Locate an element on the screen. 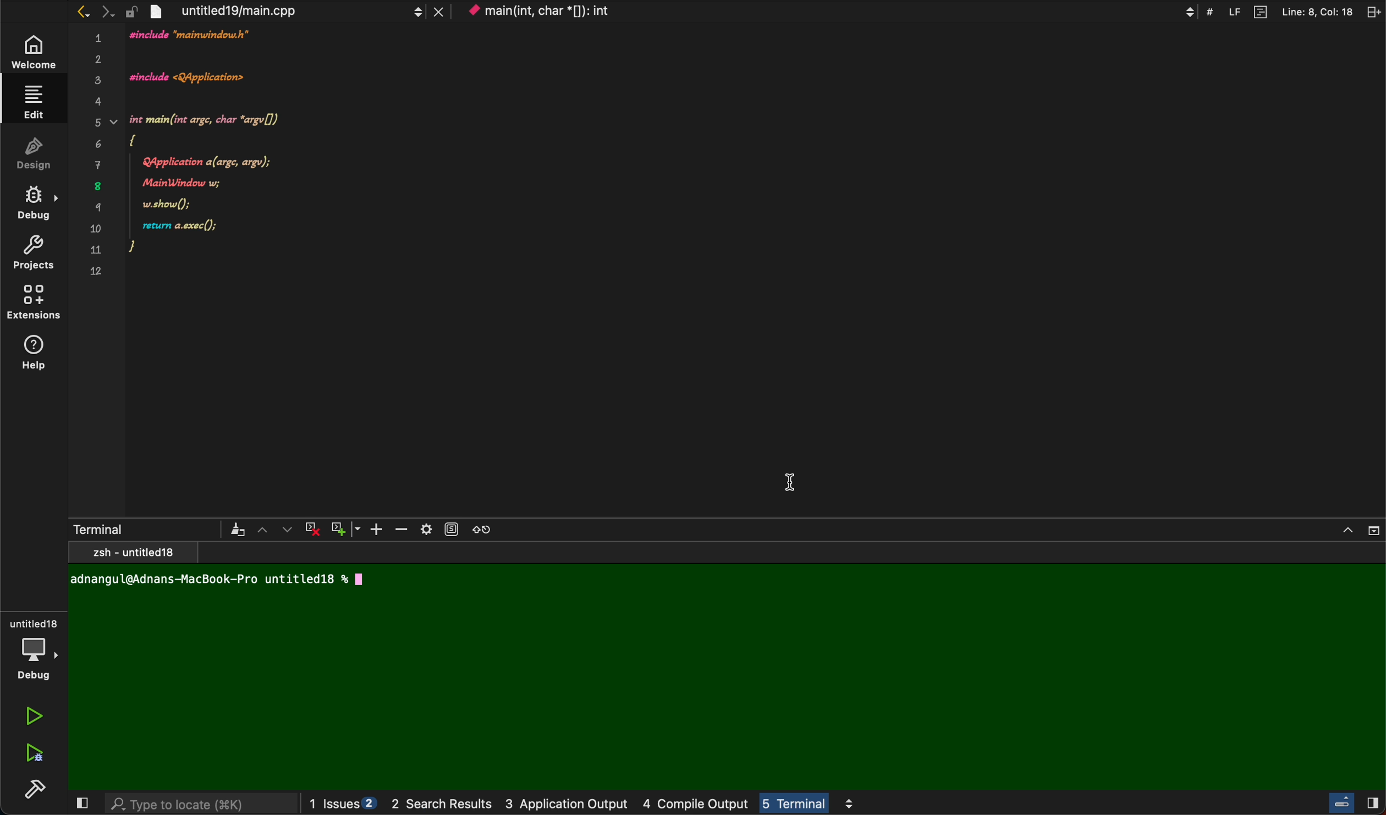  file tab is located at coordinates (285, 10).